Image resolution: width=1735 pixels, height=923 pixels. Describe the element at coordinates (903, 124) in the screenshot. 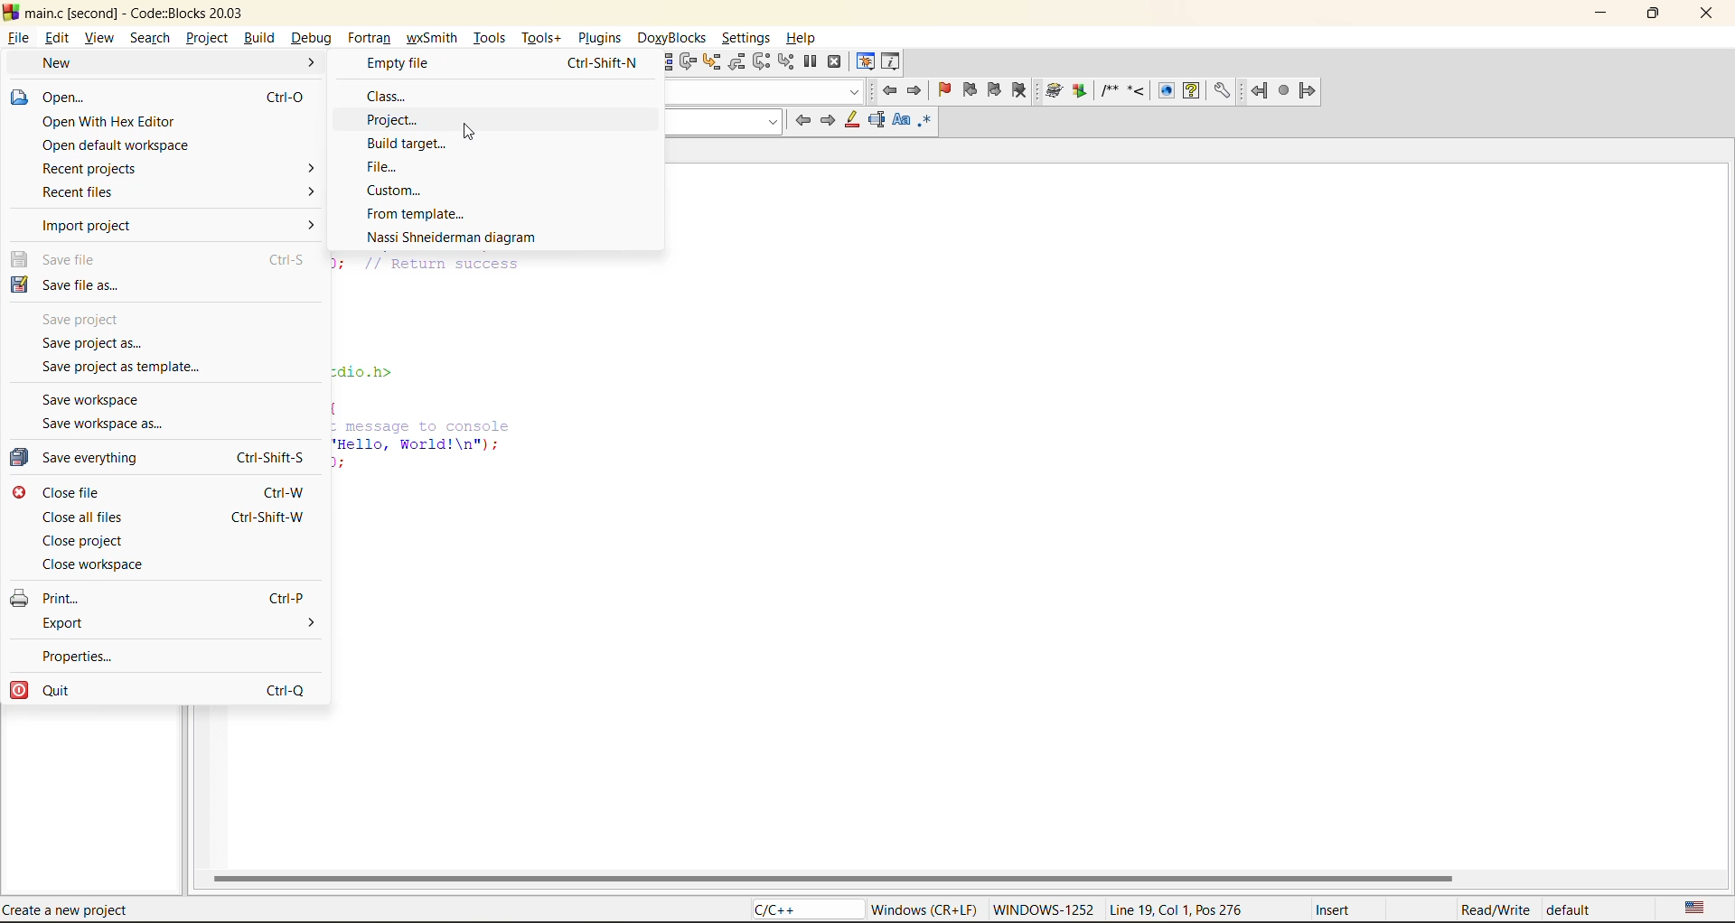

I see `match case` at that location.